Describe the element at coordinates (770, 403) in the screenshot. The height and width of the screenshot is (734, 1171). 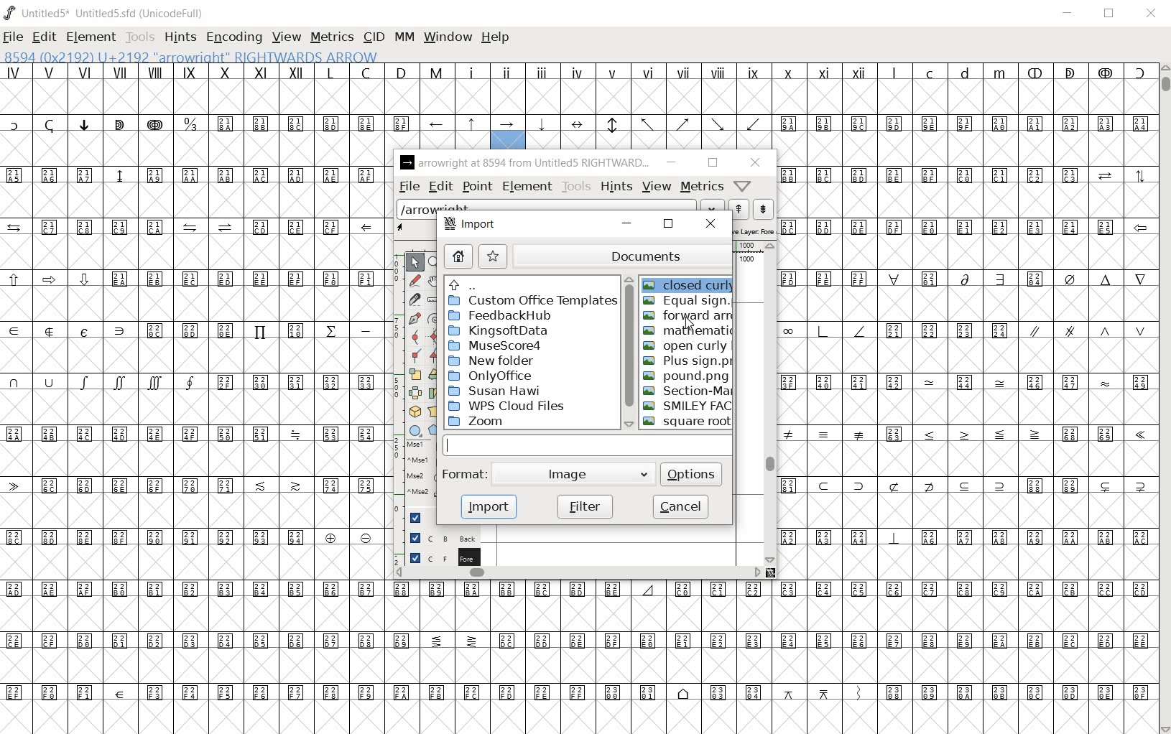
I see `scrollbar` at that location.